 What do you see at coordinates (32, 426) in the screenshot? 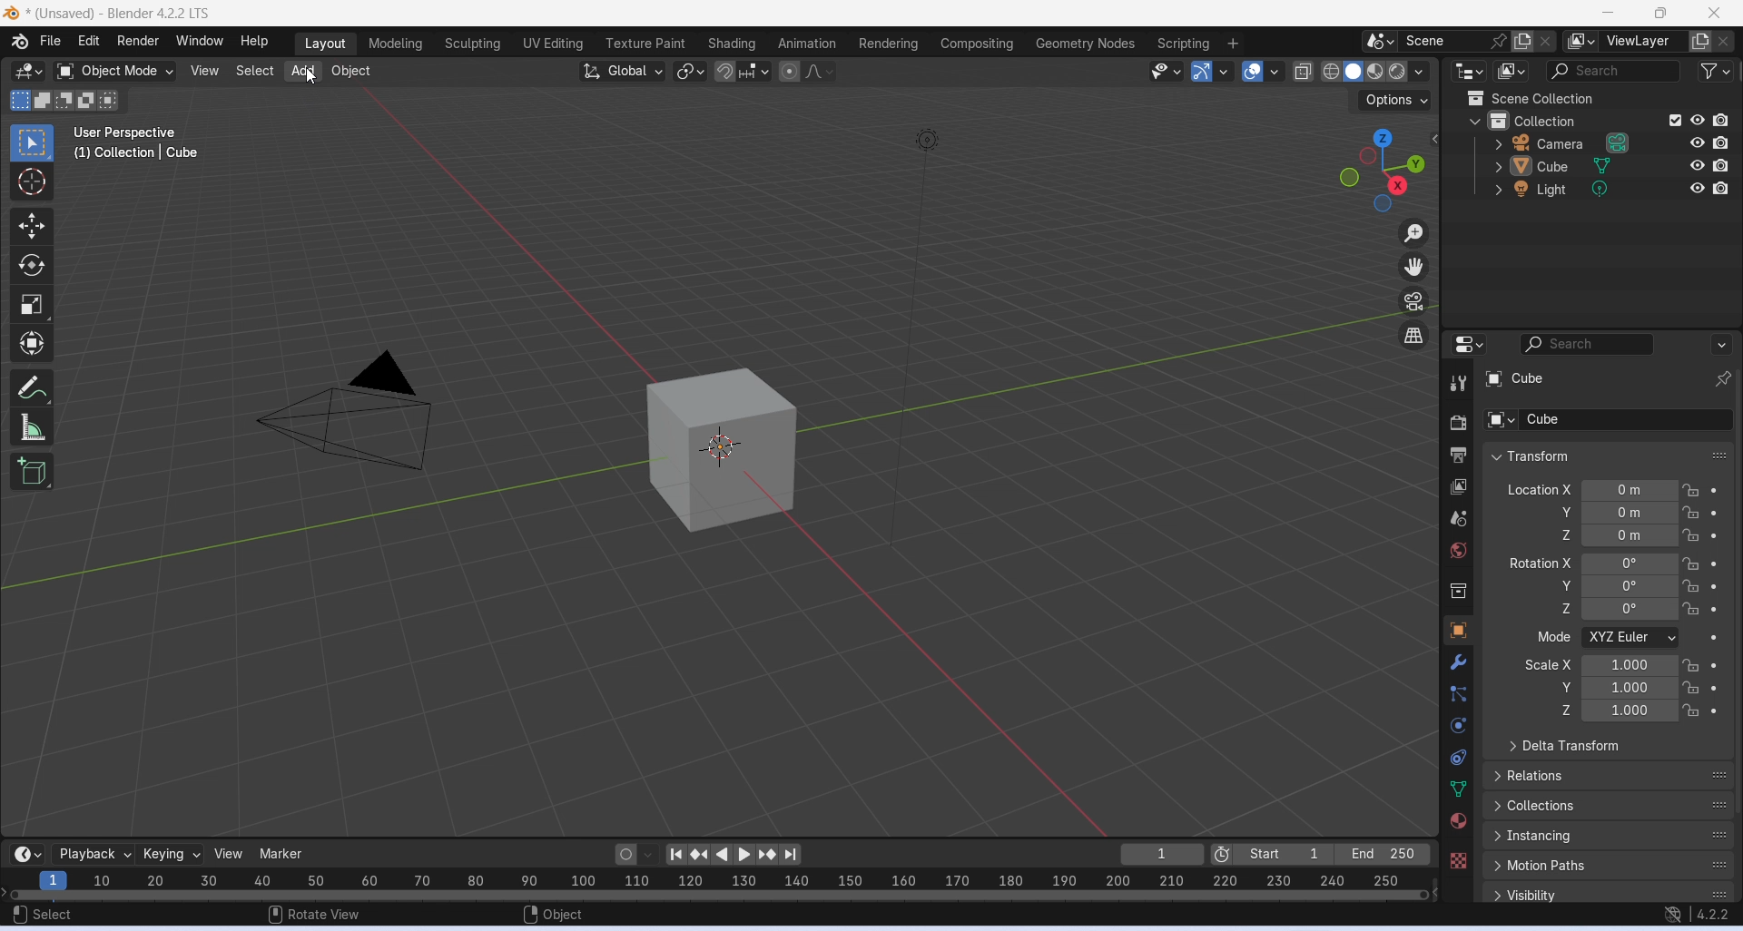
I see `measure` at bounding box center [32, 426].